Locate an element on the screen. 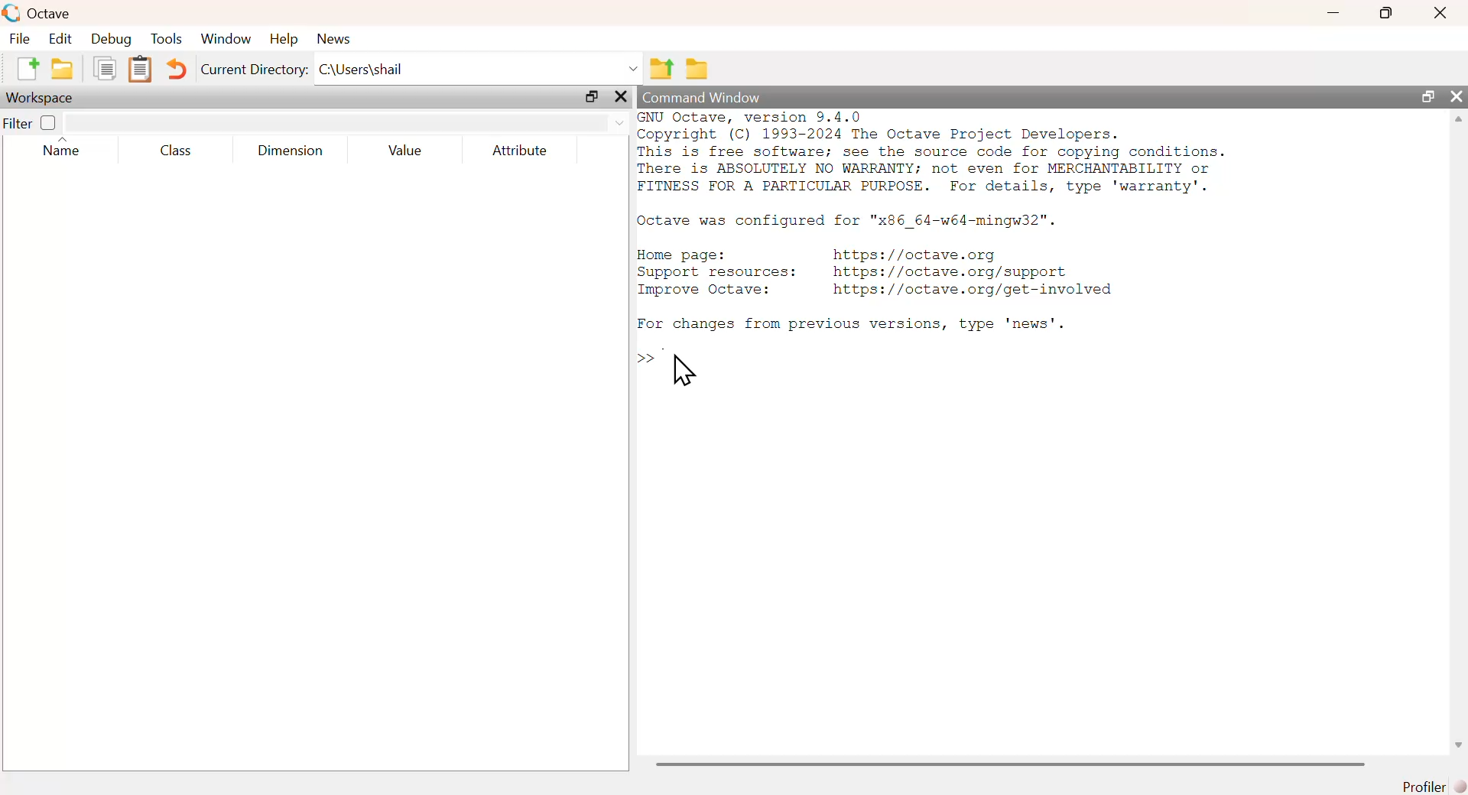 This screenshot has height=795, width=1468. paste is located at coordinates (140, 70).